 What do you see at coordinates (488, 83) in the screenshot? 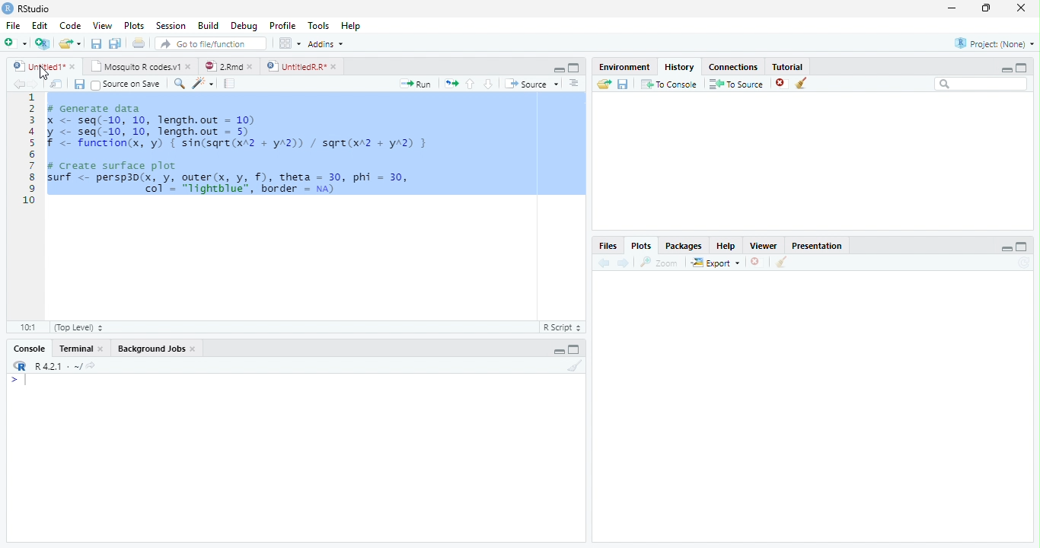
I see `Go to next section/chunk` at bounding box center [488, 83].